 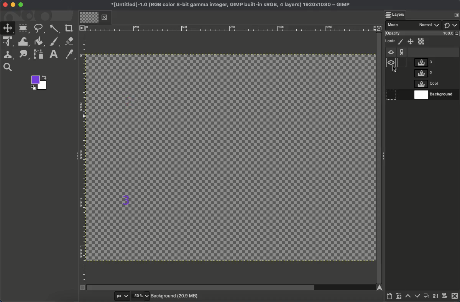 I want to click on Opacity, so click(x=423, y=34).